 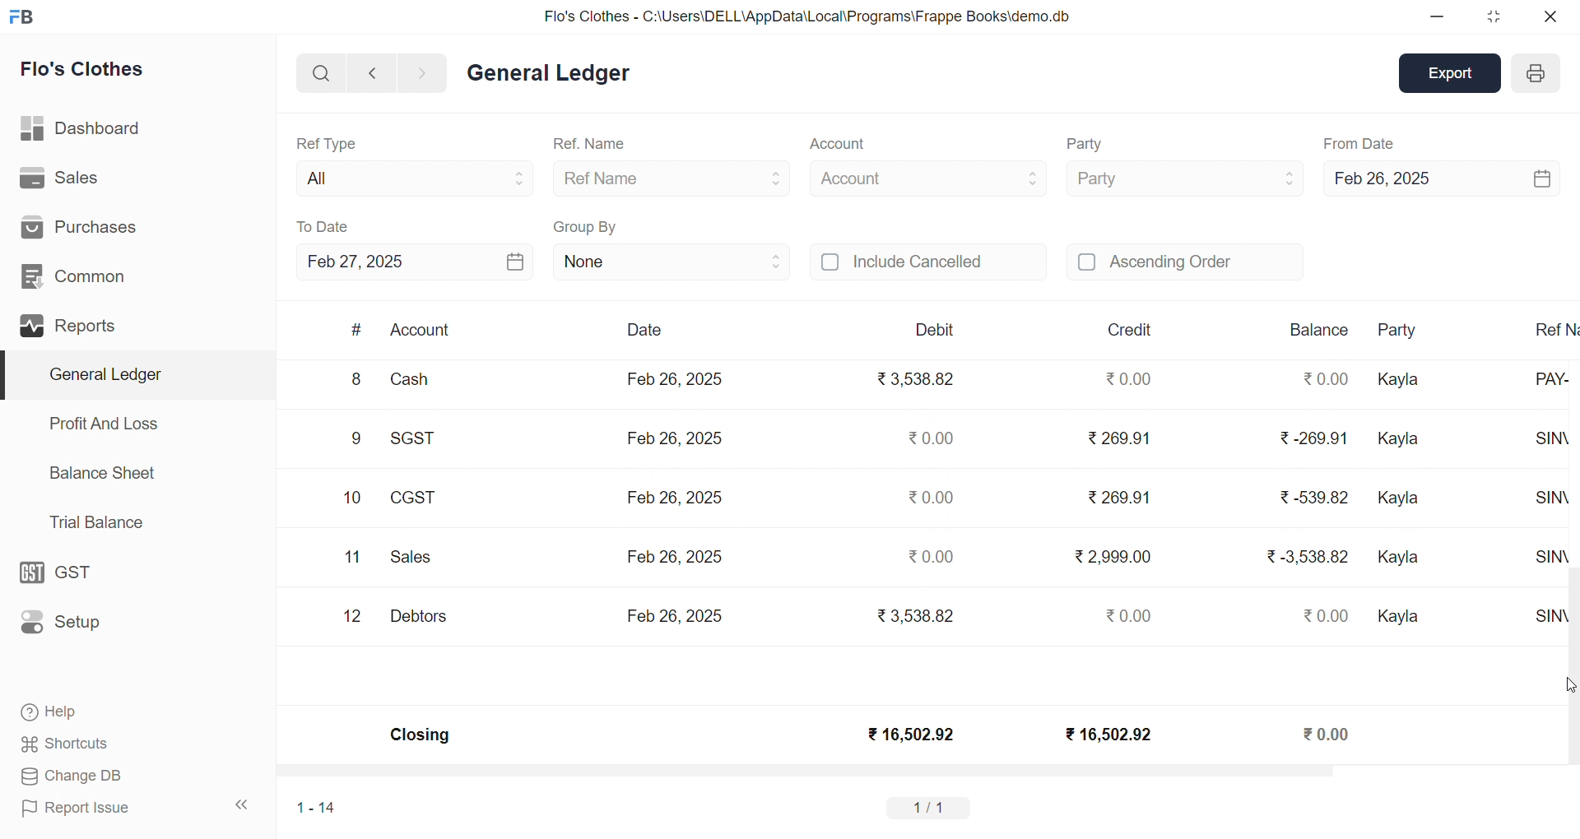 I want to click on ₹ 0.00, so click(x=1328, y=733).